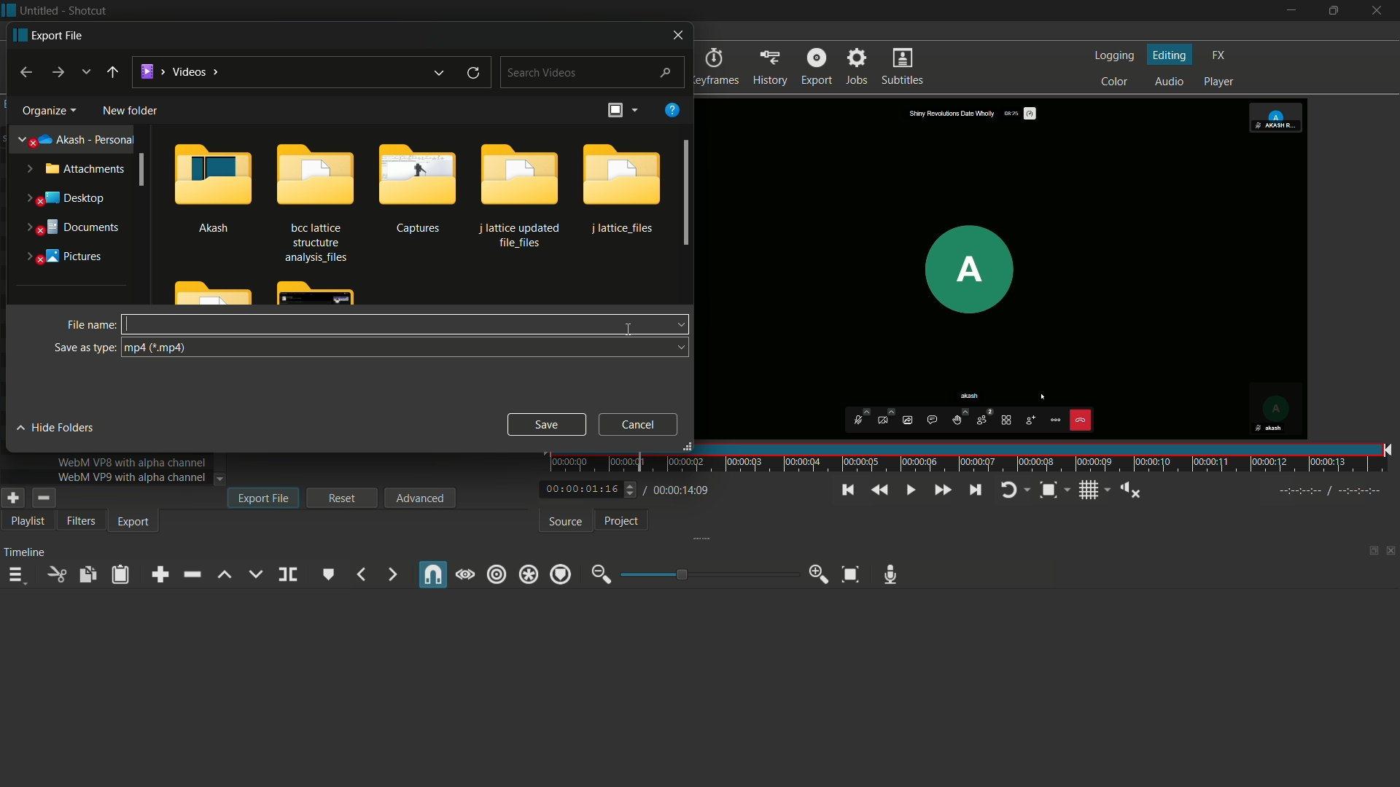 This screenshot has height=787, width=1400. I want to click on toggle play or pause, so click(911, 490).